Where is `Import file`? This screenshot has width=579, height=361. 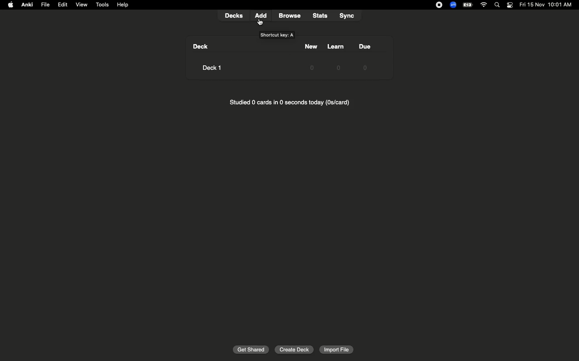 Import file is located at coordinates (335, 349).